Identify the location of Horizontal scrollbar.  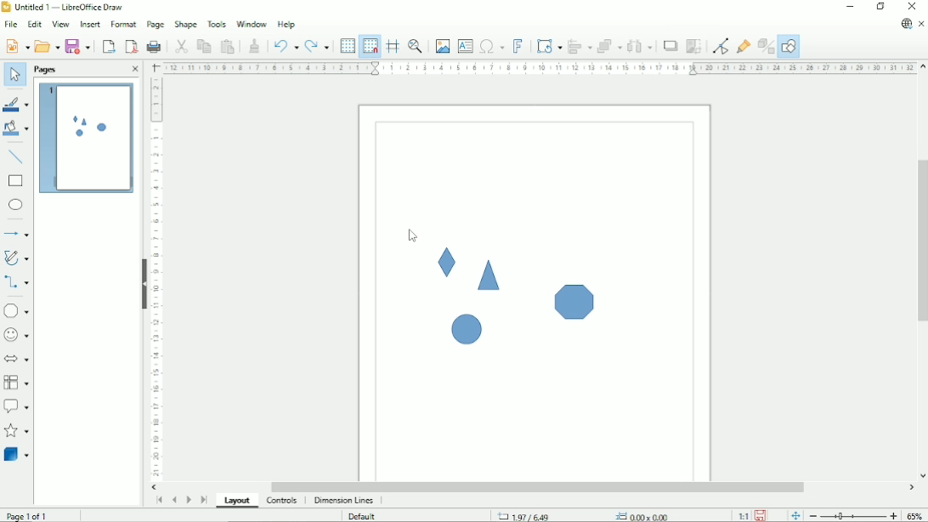
(540, 486).